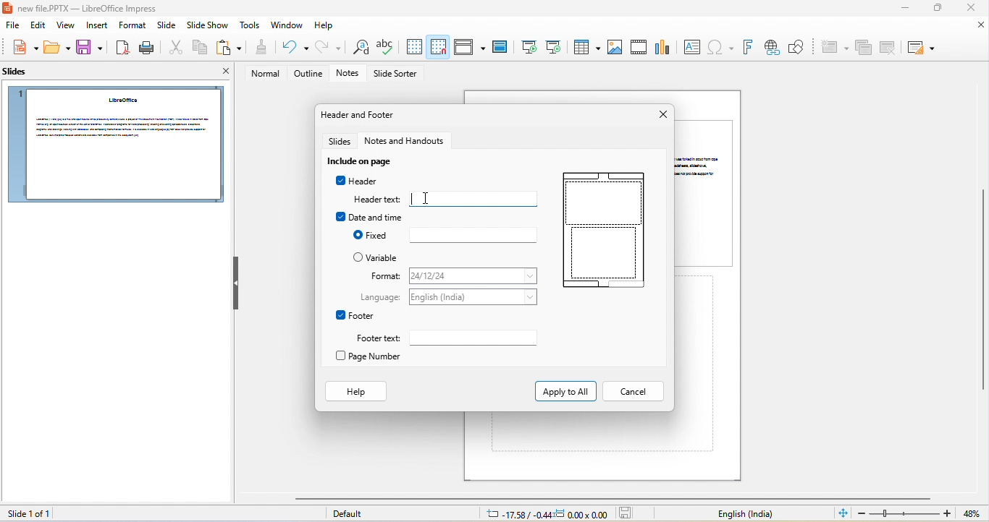  I want to click on footer, so click(355, 315).